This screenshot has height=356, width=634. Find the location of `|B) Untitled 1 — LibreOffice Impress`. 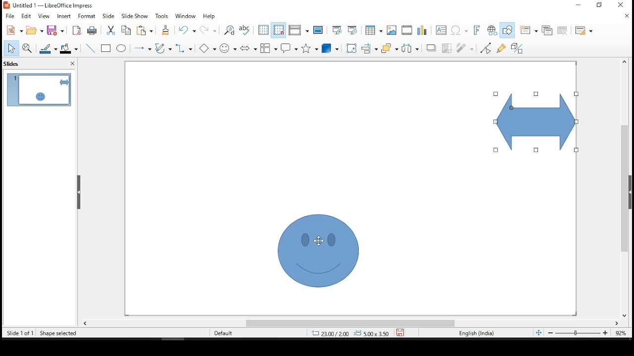

|B) Untitled 1 — LibreOffice Impress is located at coordinates (49, 5).